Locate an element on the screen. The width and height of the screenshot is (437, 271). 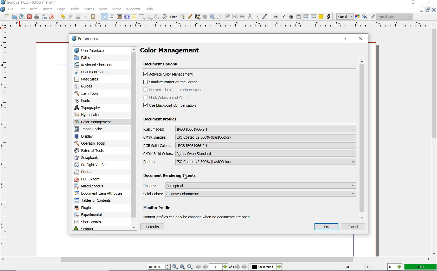
scrollbar is located at coordinates (363, 139).